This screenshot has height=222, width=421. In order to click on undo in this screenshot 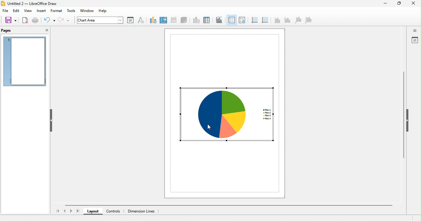, I will do `click(49, 20)`.